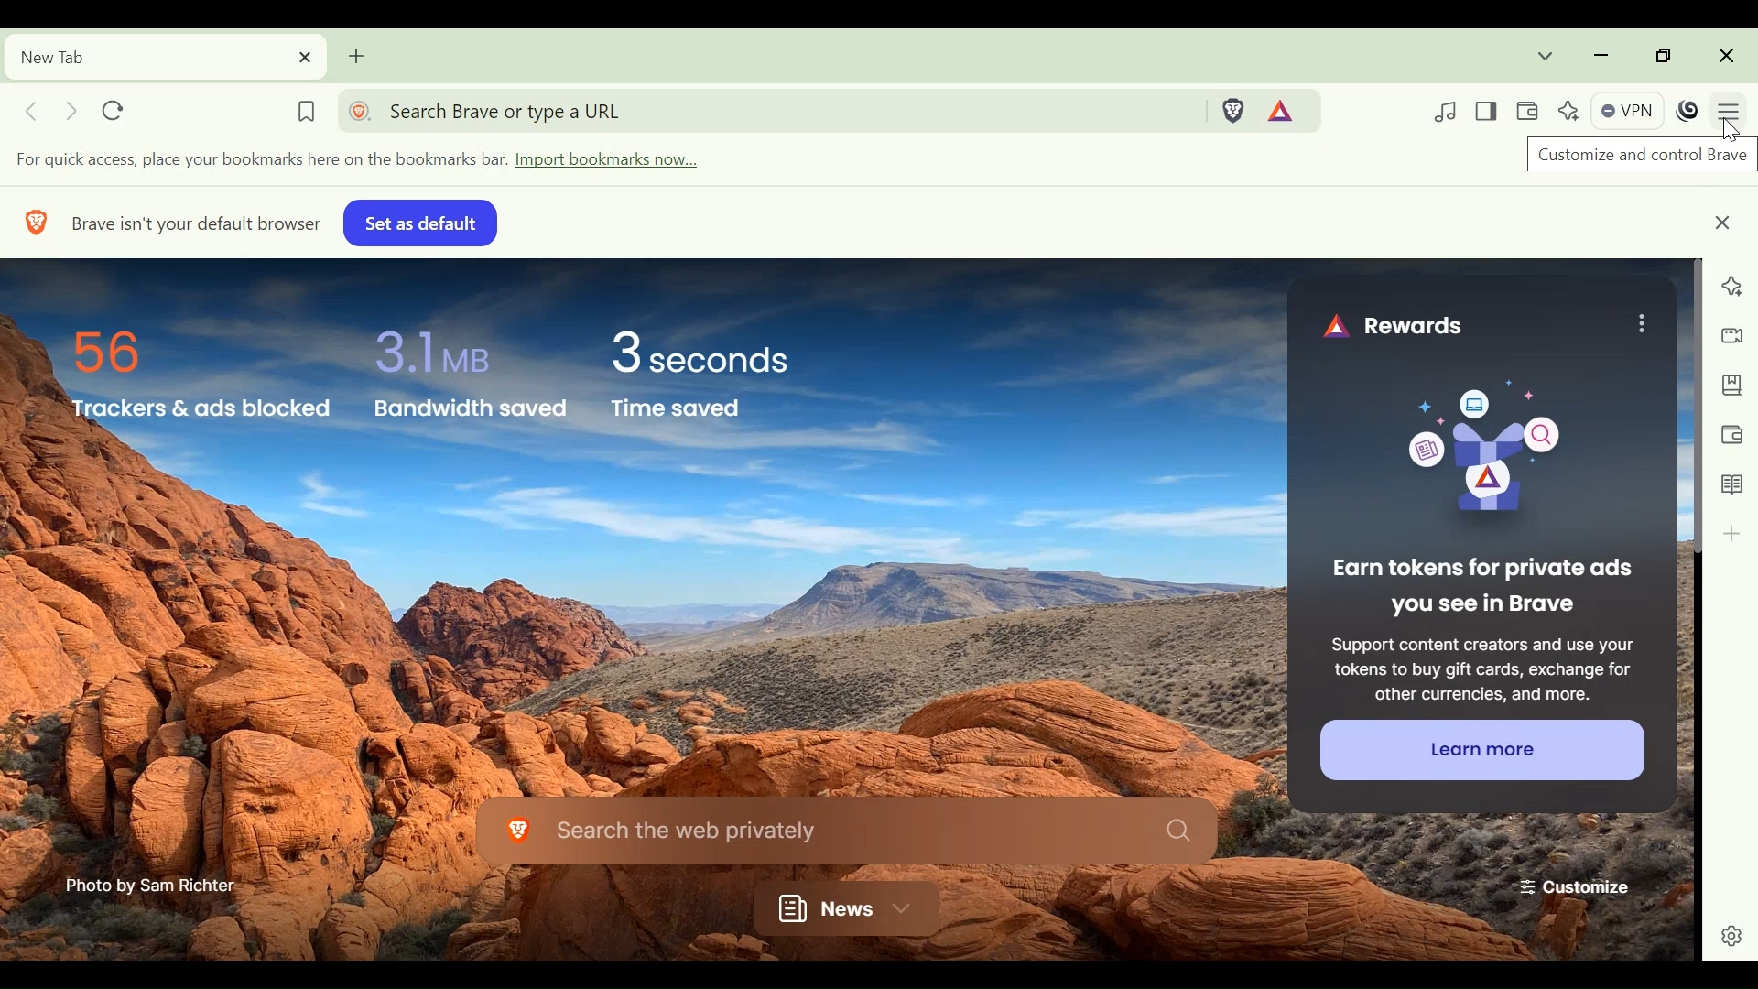  I want to click on Current tab, so click(163, 57).